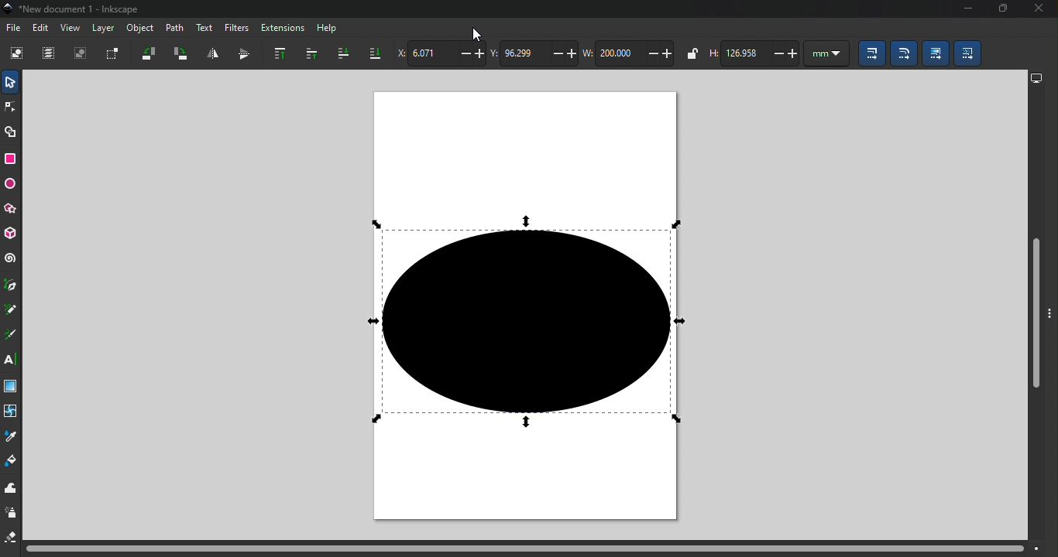 The width and height of the screenshot is (1058, 557). What do you see at coordinates (325, 26) in the screenshot?
I see `Help` at bounding box center [325, 26].